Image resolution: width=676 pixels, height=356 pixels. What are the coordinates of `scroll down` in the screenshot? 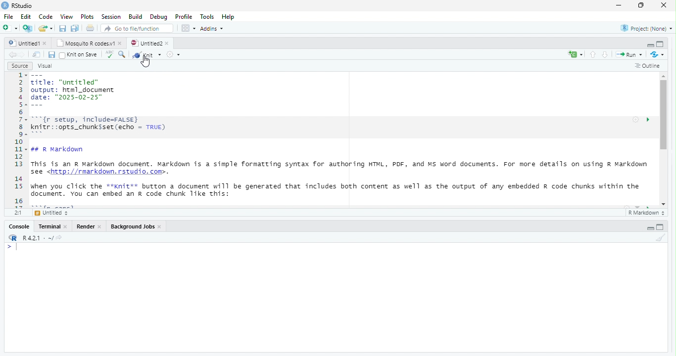 It's located at (664, 204).